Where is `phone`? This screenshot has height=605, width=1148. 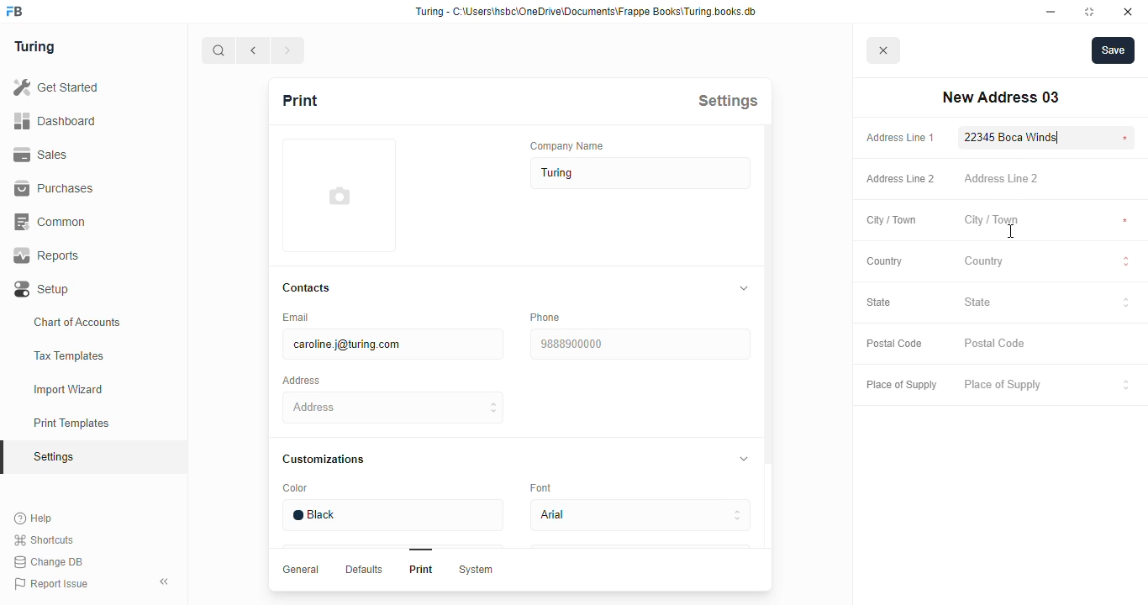 phone is located at coordinates (545, 317).